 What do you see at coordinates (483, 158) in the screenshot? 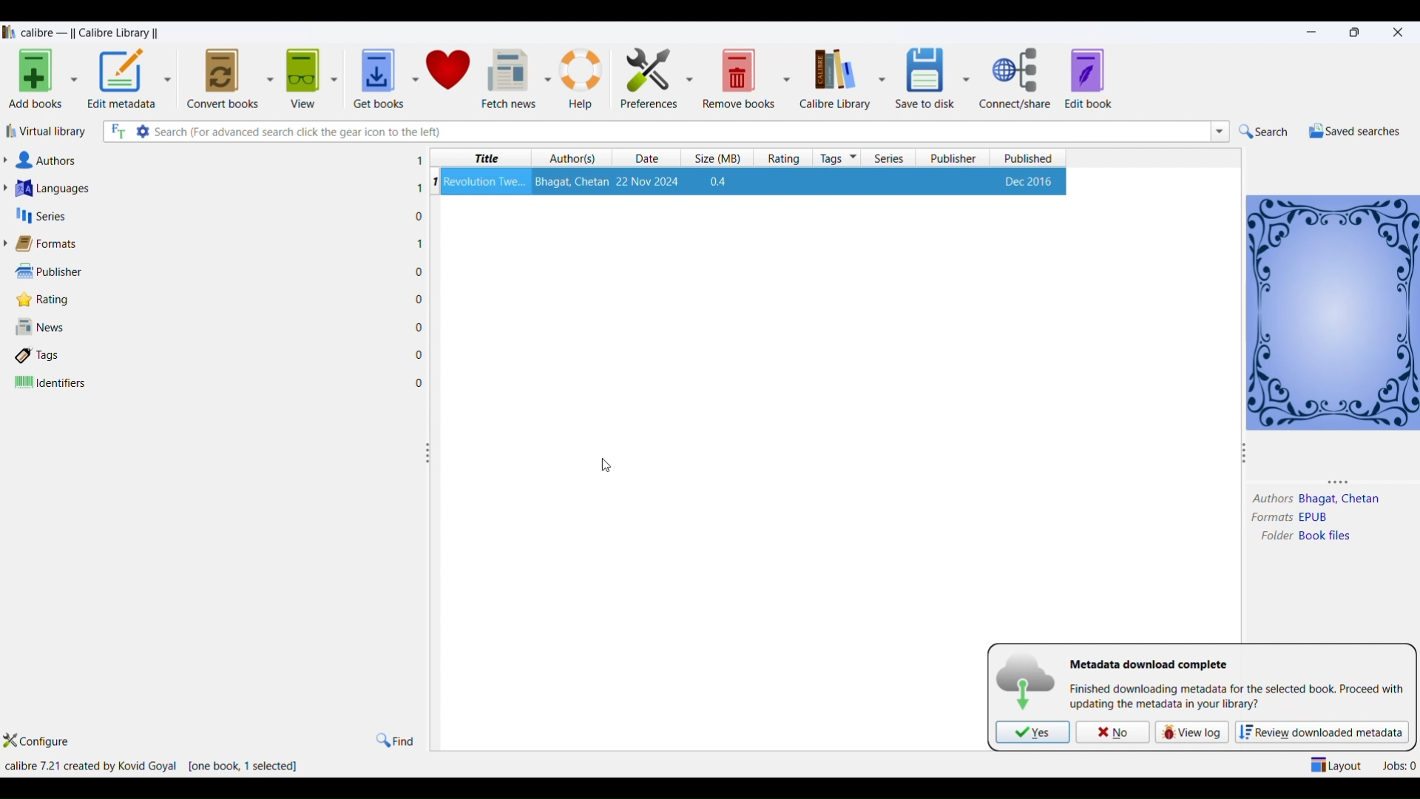
I see `title` at bounding box center [483, 158].